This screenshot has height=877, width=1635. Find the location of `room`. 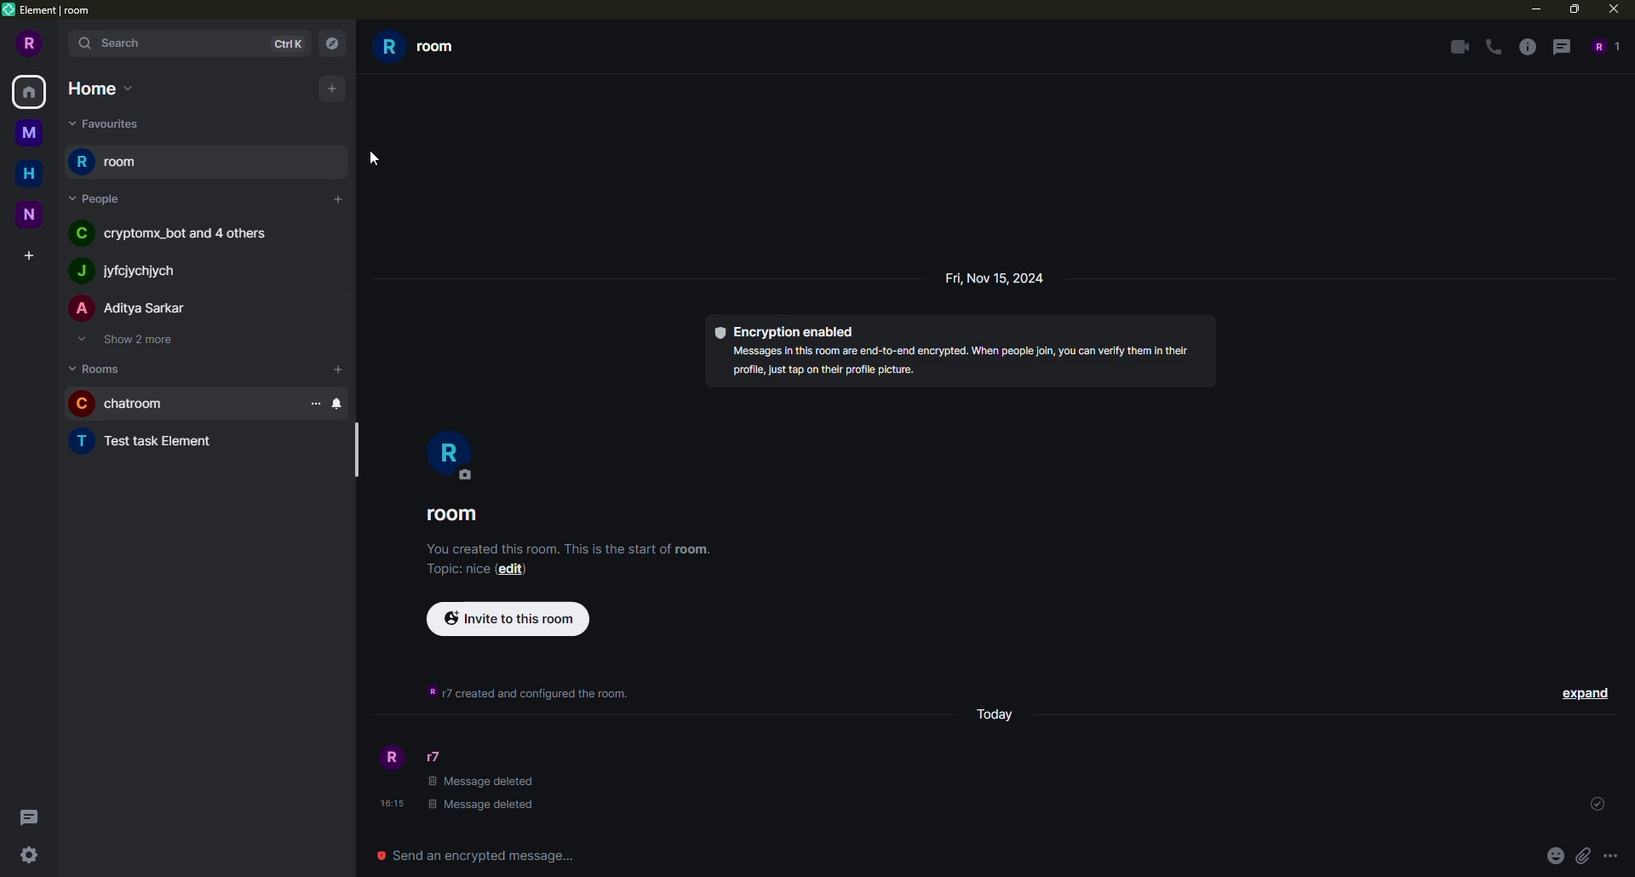

room is located at coordinates (456, 515).